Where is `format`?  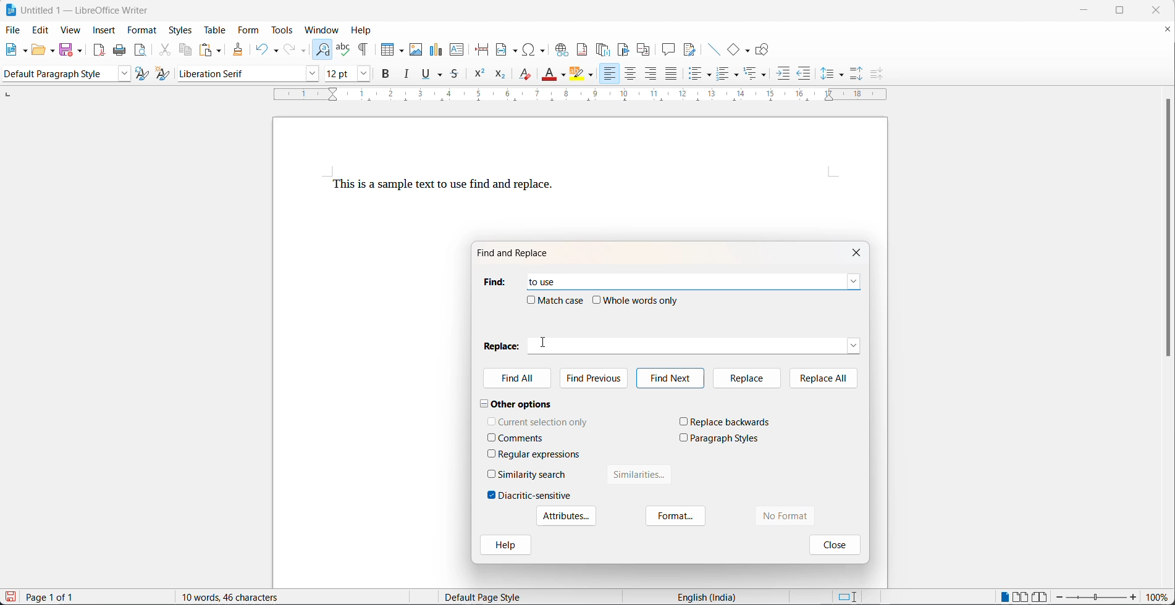 format is located at coordinates (143, 31).